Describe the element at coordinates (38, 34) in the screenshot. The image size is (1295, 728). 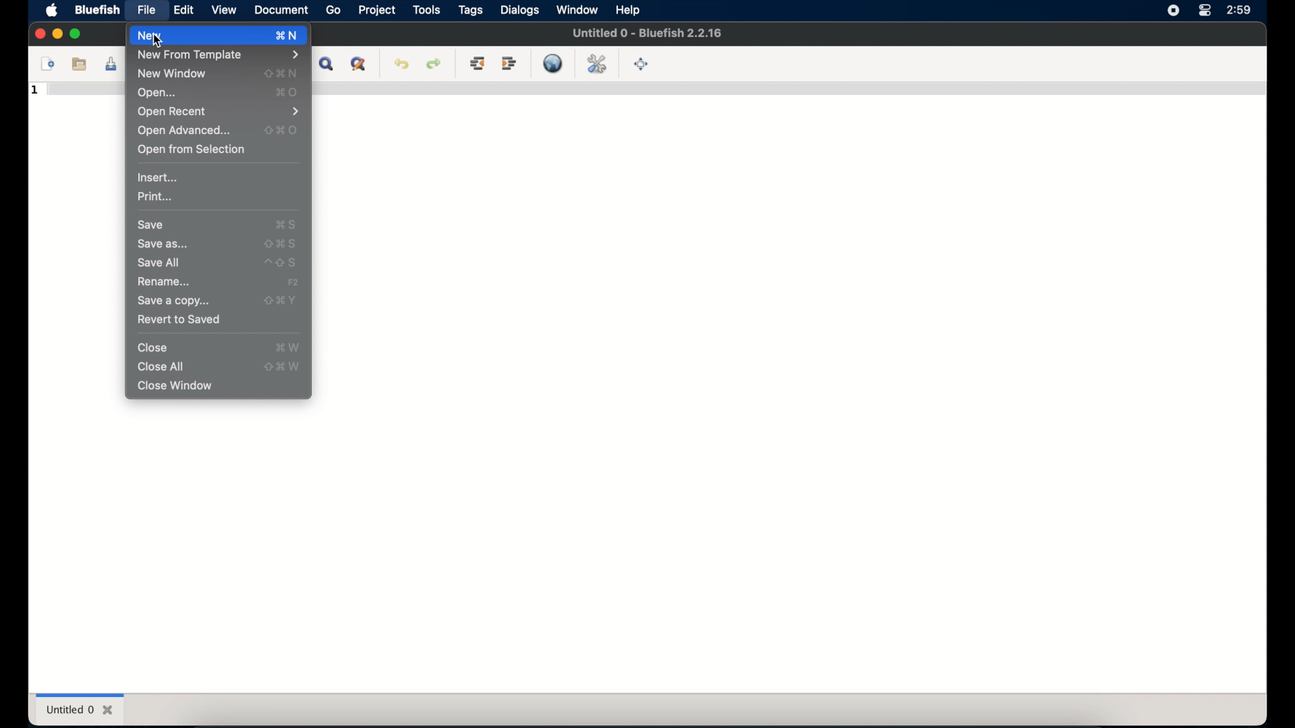
I see `close` at that location.